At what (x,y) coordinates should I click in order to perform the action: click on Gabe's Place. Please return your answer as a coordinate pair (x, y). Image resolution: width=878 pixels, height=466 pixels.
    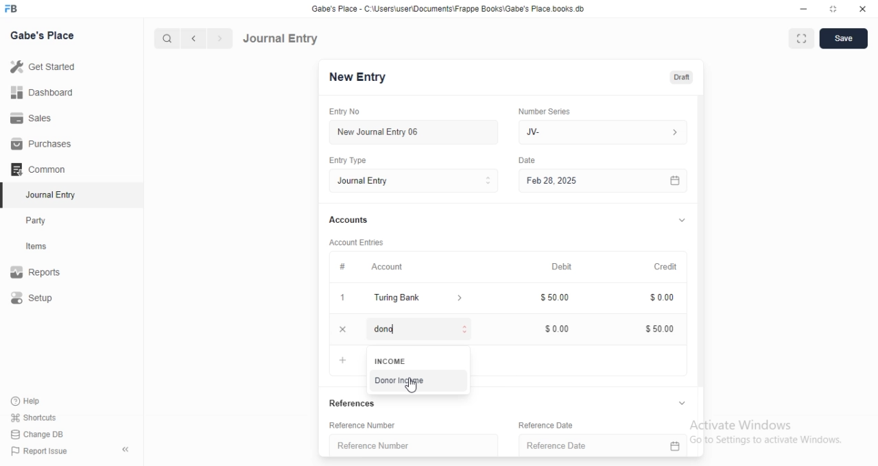
    Looking at the image, I should click on (43, 35).